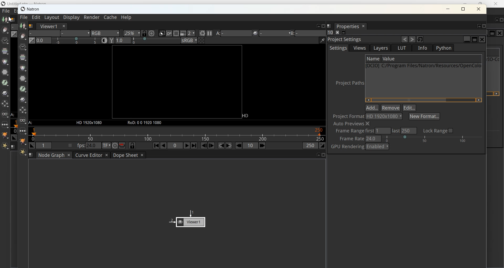  What do you see at coordinates (253, 141) in the screenshot?
I see `New project` at bounding box center [253, 141].